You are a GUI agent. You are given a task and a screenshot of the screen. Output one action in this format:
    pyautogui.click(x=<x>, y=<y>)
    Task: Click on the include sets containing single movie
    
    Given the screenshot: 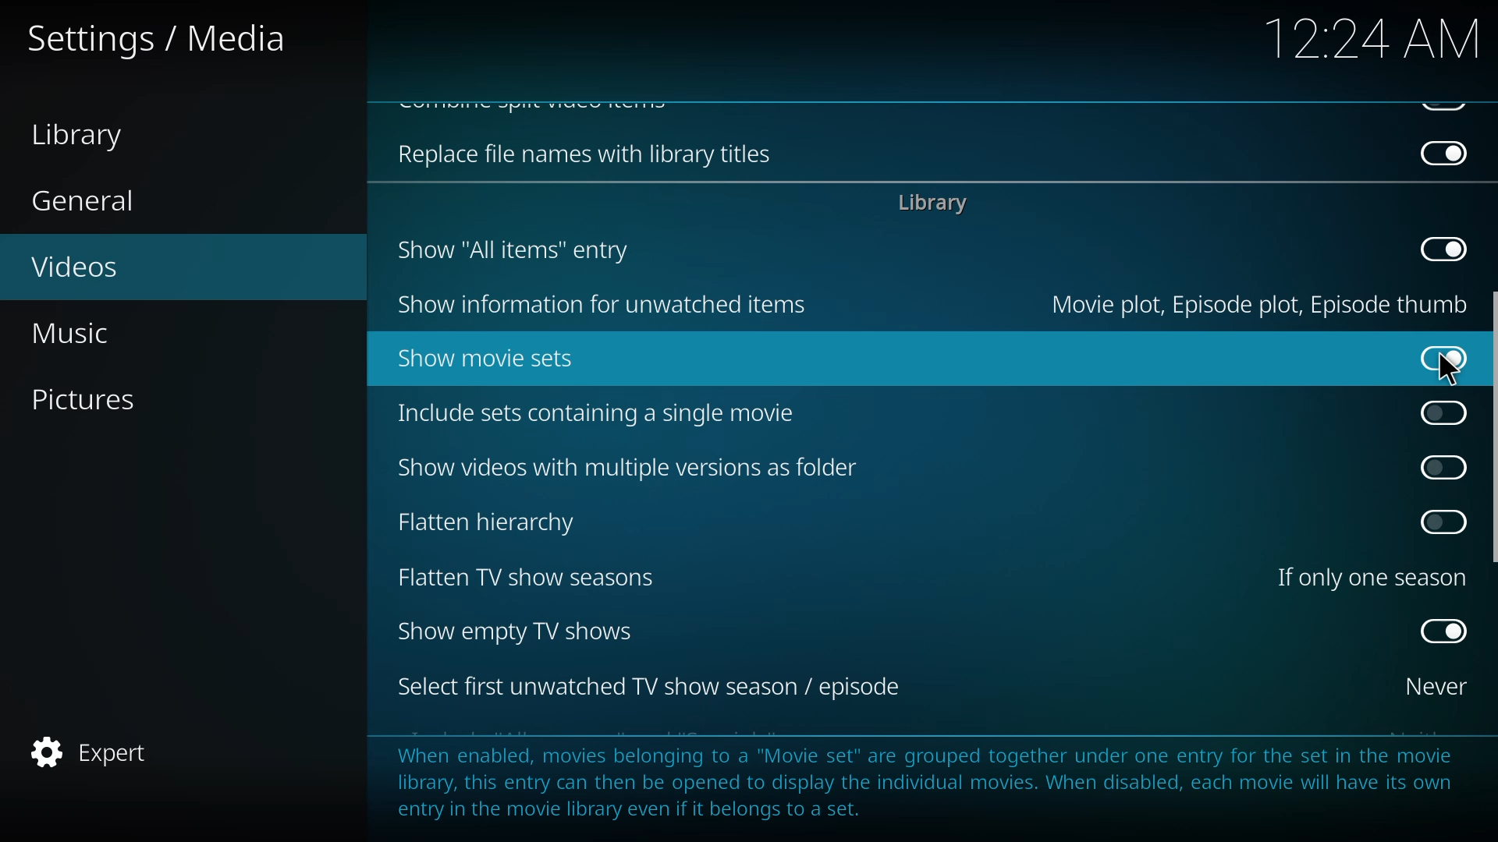 What is the action you would take?
    pyautogui.click(x=587, y=415)
    